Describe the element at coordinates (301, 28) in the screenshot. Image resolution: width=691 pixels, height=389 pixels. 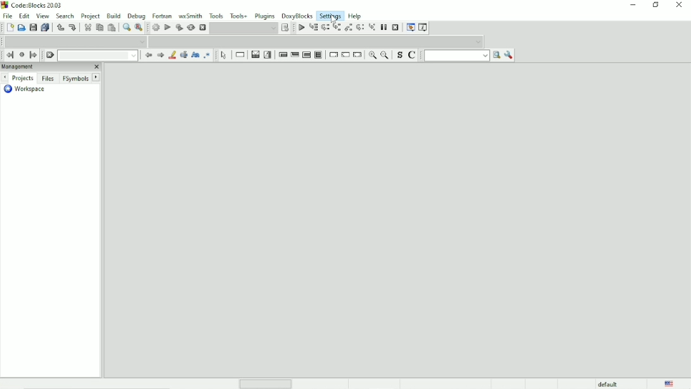
I see `Debug/continue` at that location.